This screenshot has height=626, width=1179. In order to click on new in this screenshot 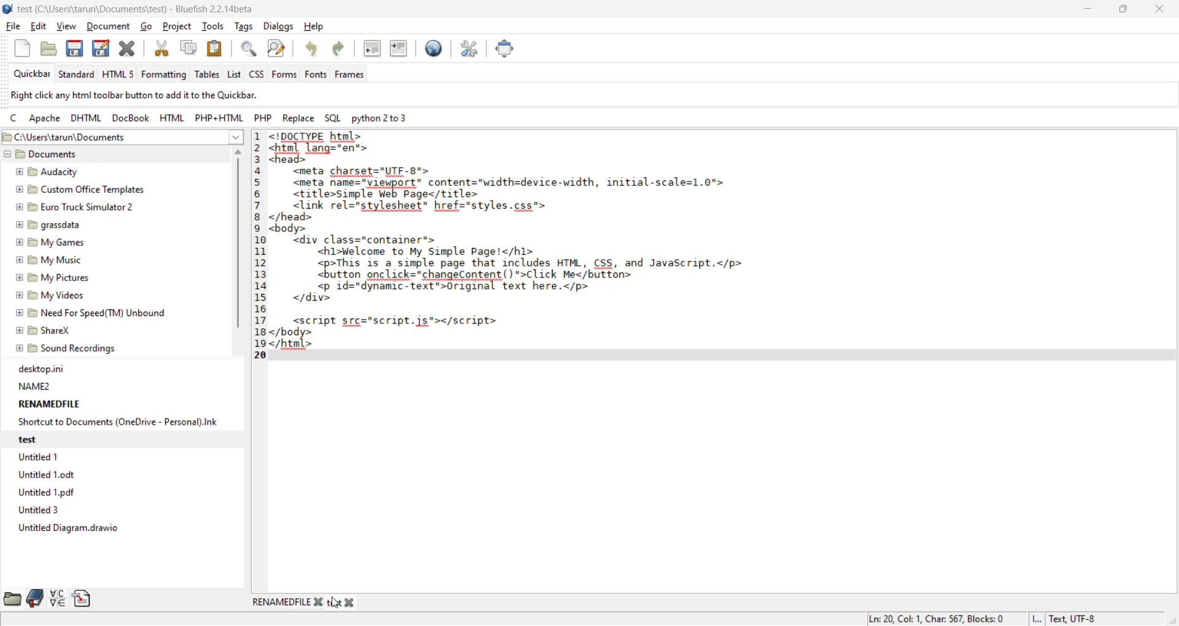, I will do `click(22, 49)`.